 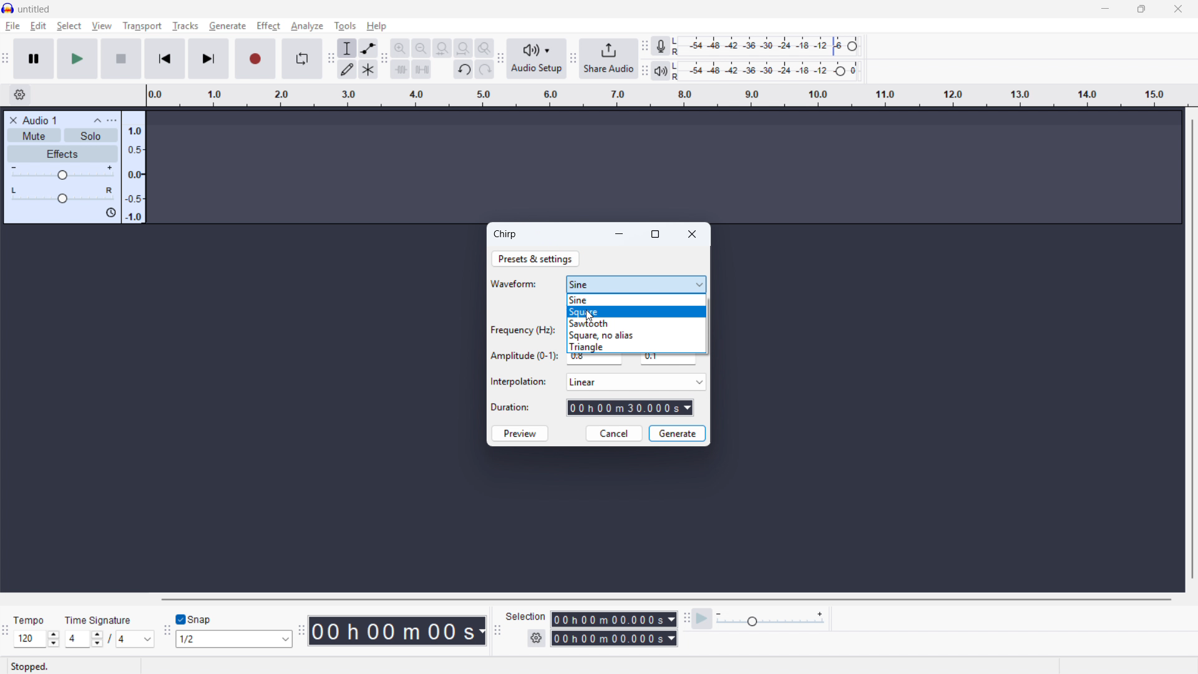 I want to click on Chirp dialogue box , so click(x=505, y=234).